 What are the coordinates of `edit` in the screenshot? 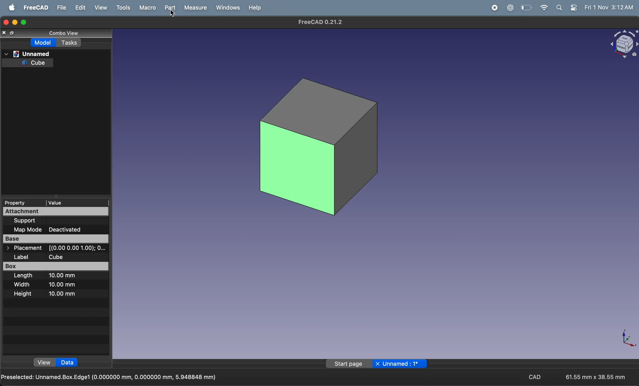 It's located at (79, 8).